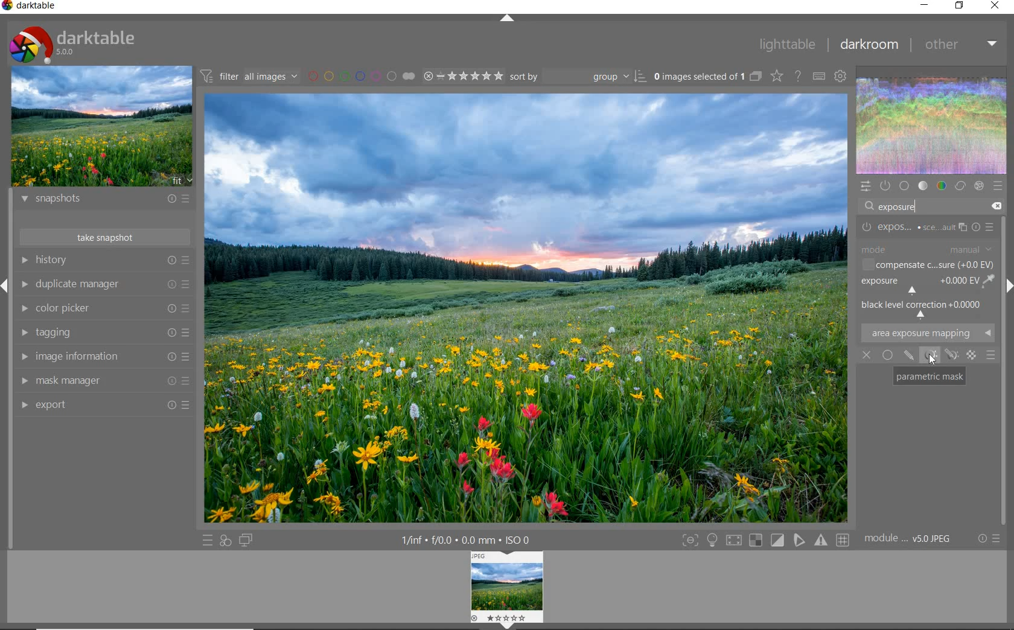 Image resolution: width=1014 pixels, height=630 pixels. I want to click on set keyboard shortcuts, so click(820, 77).